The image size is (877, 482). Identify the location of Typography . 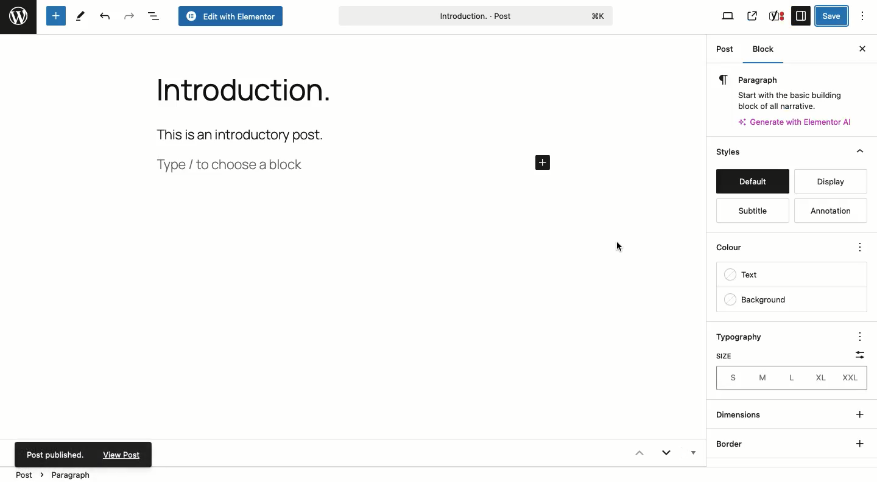
(745, 338).